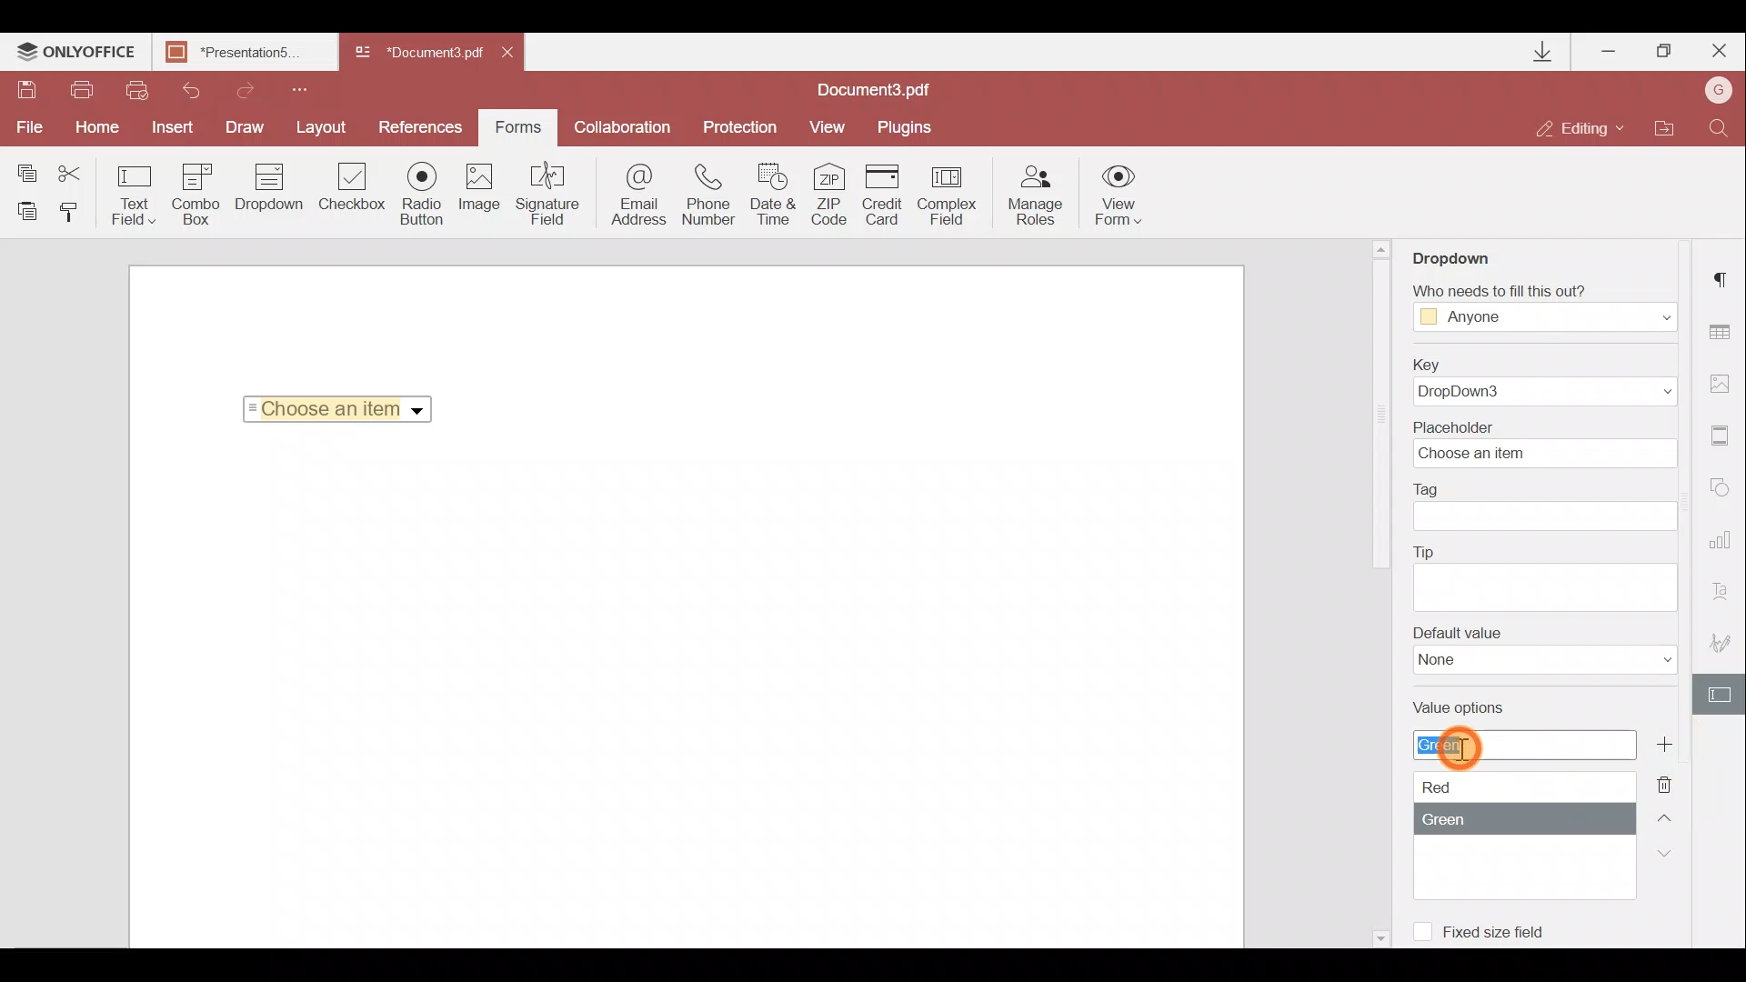 This screenshot has height=982, width=1746. I want to click on Checkbox, so click(353, 188).